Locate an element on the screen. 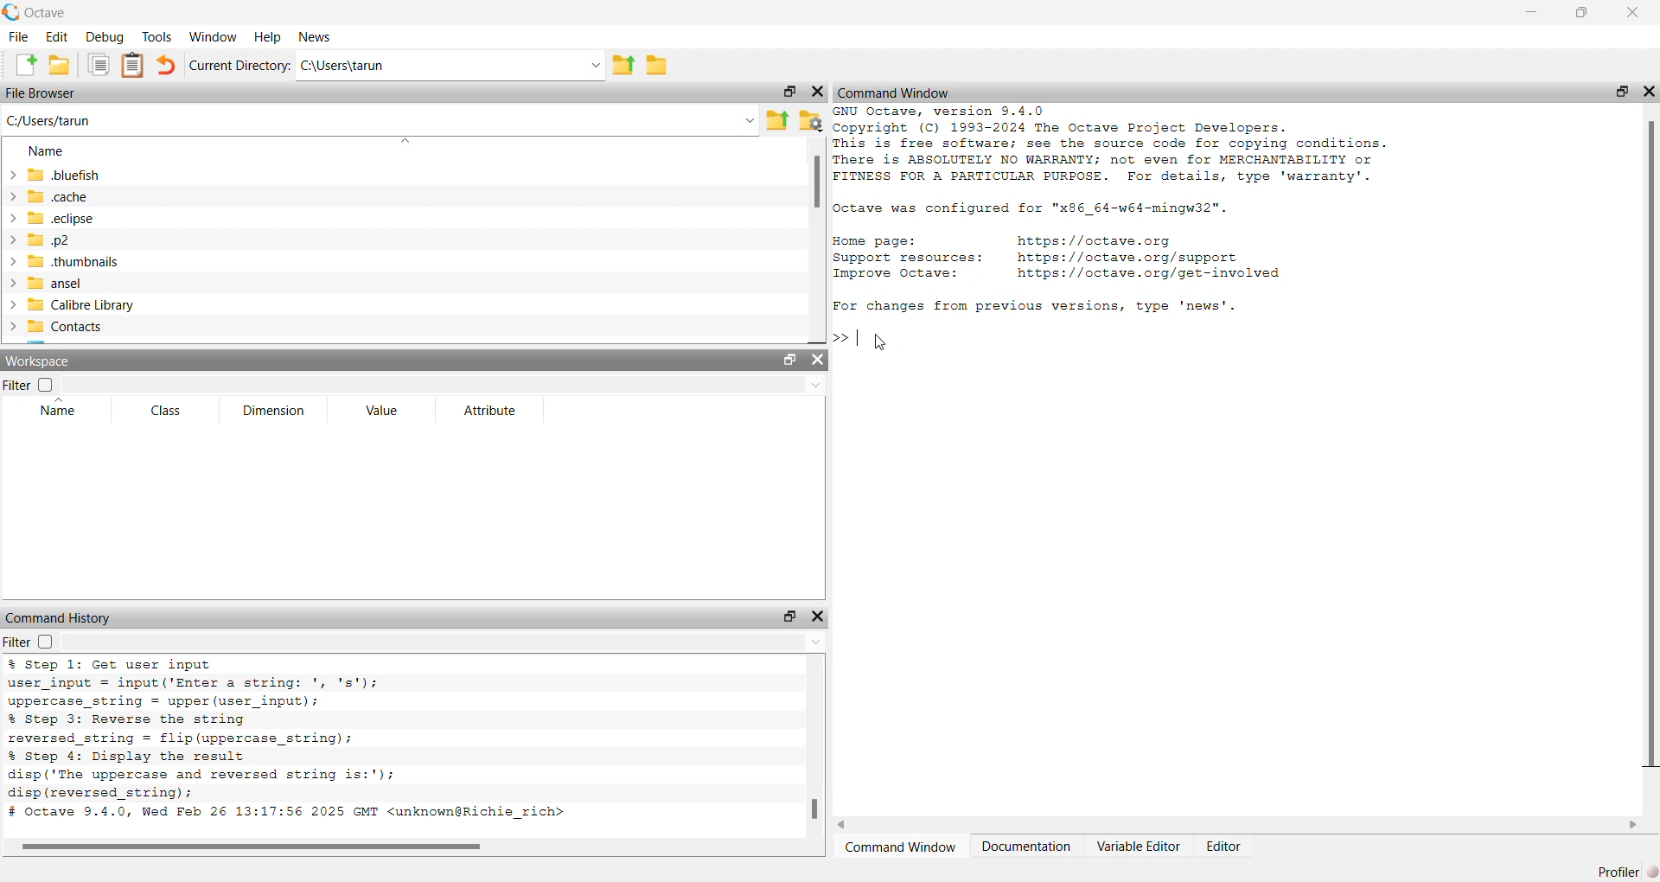  value is located at coordinates (384, 413).